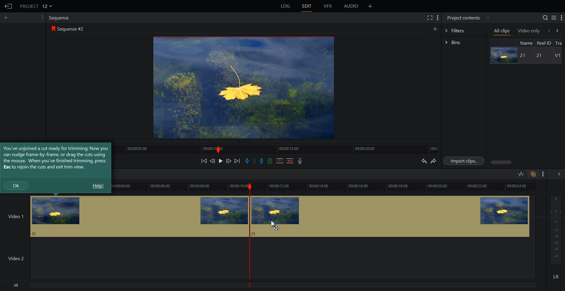  I want to click on Undo, so click(423, 160).